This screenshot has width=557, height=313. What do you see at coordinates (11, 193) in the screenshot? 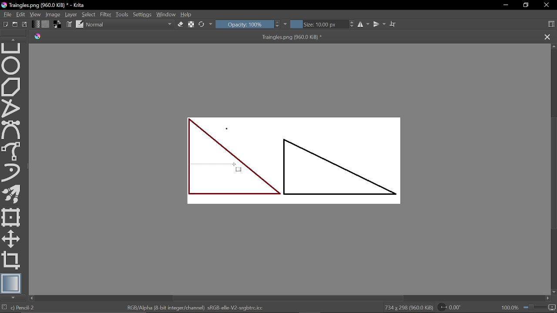
I see `Multibrush tool` at bounding box center [11, 193].